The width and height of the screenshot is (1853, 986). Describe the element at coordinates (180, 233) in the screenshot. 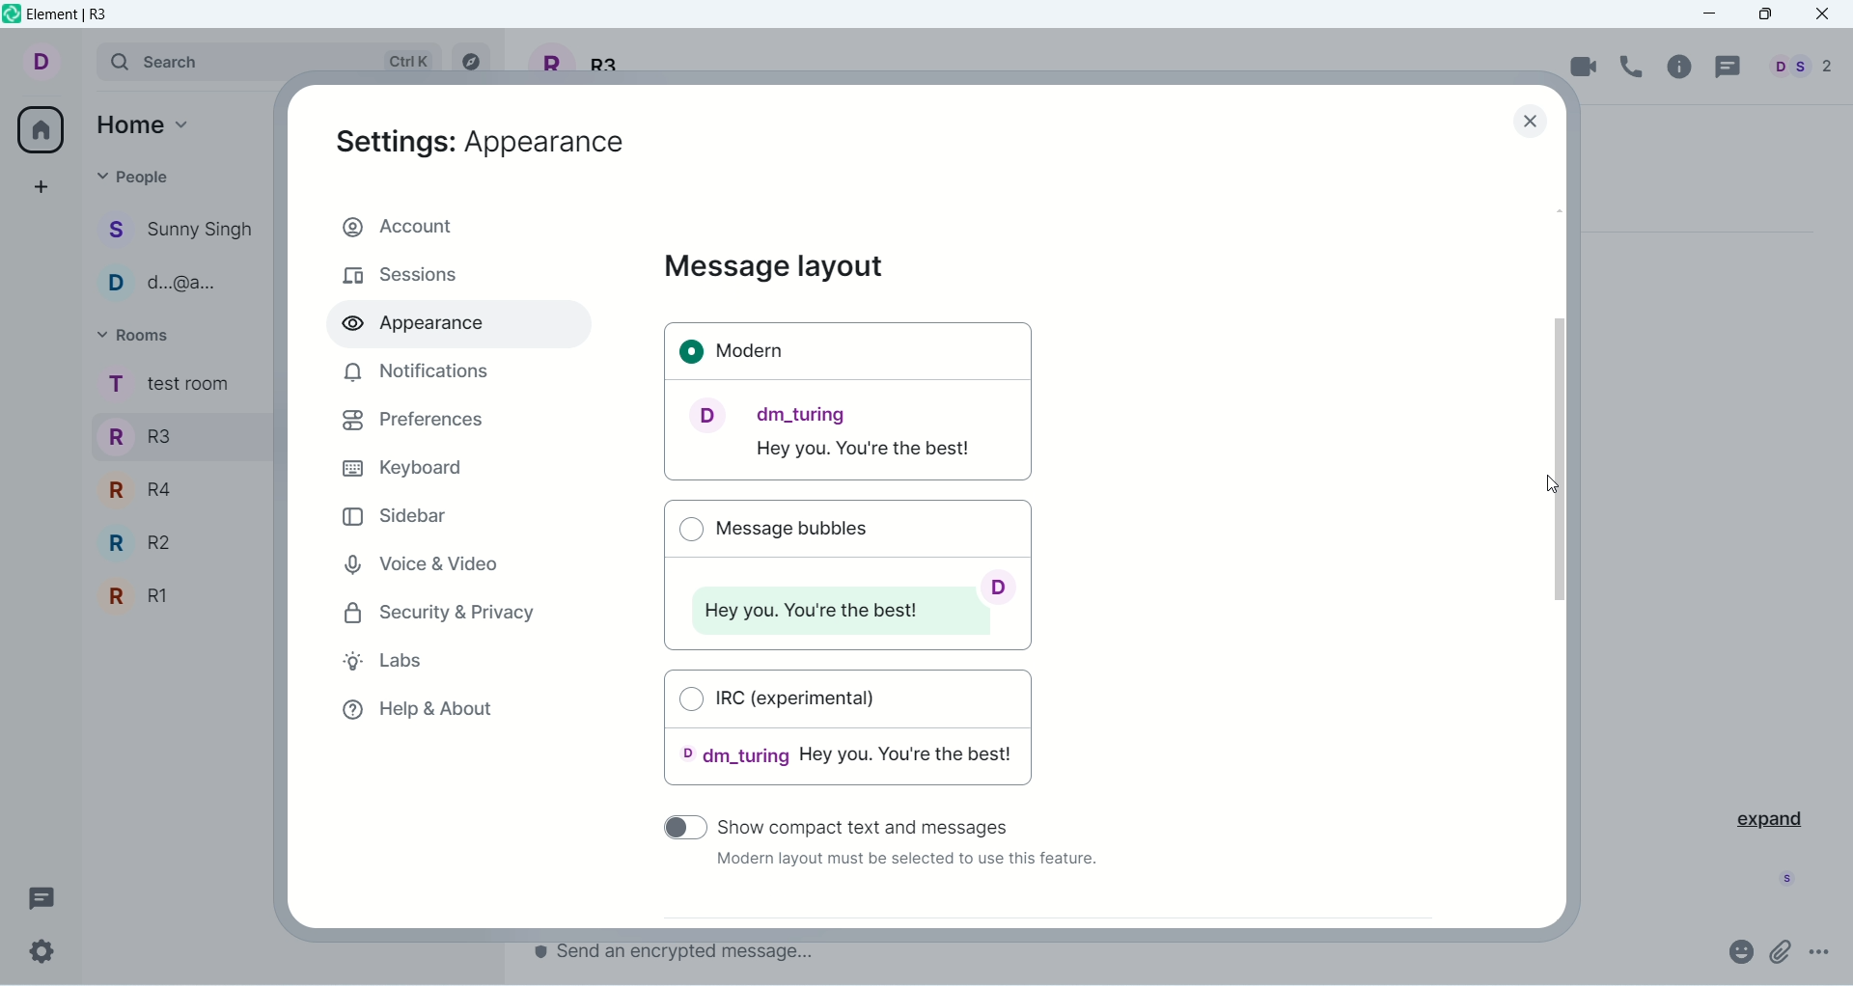

I see `people` at that location.